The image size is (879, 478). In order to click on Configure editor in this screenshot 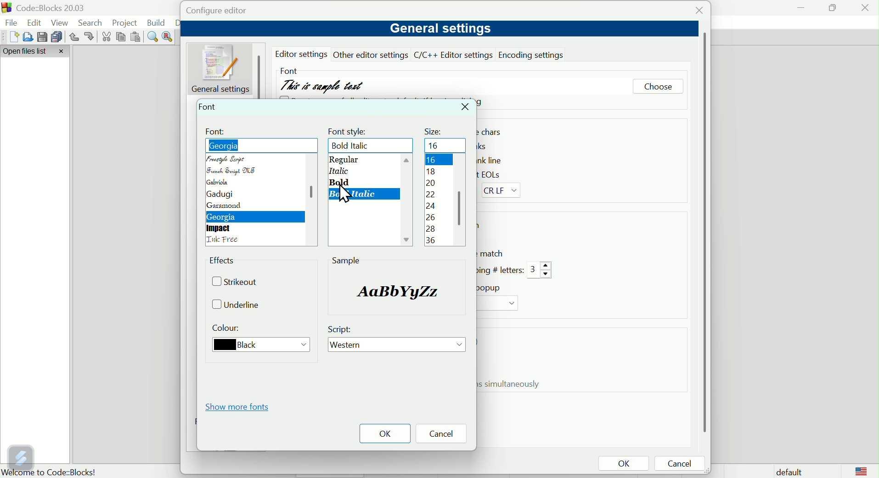, I will do `click(226, 11)`.